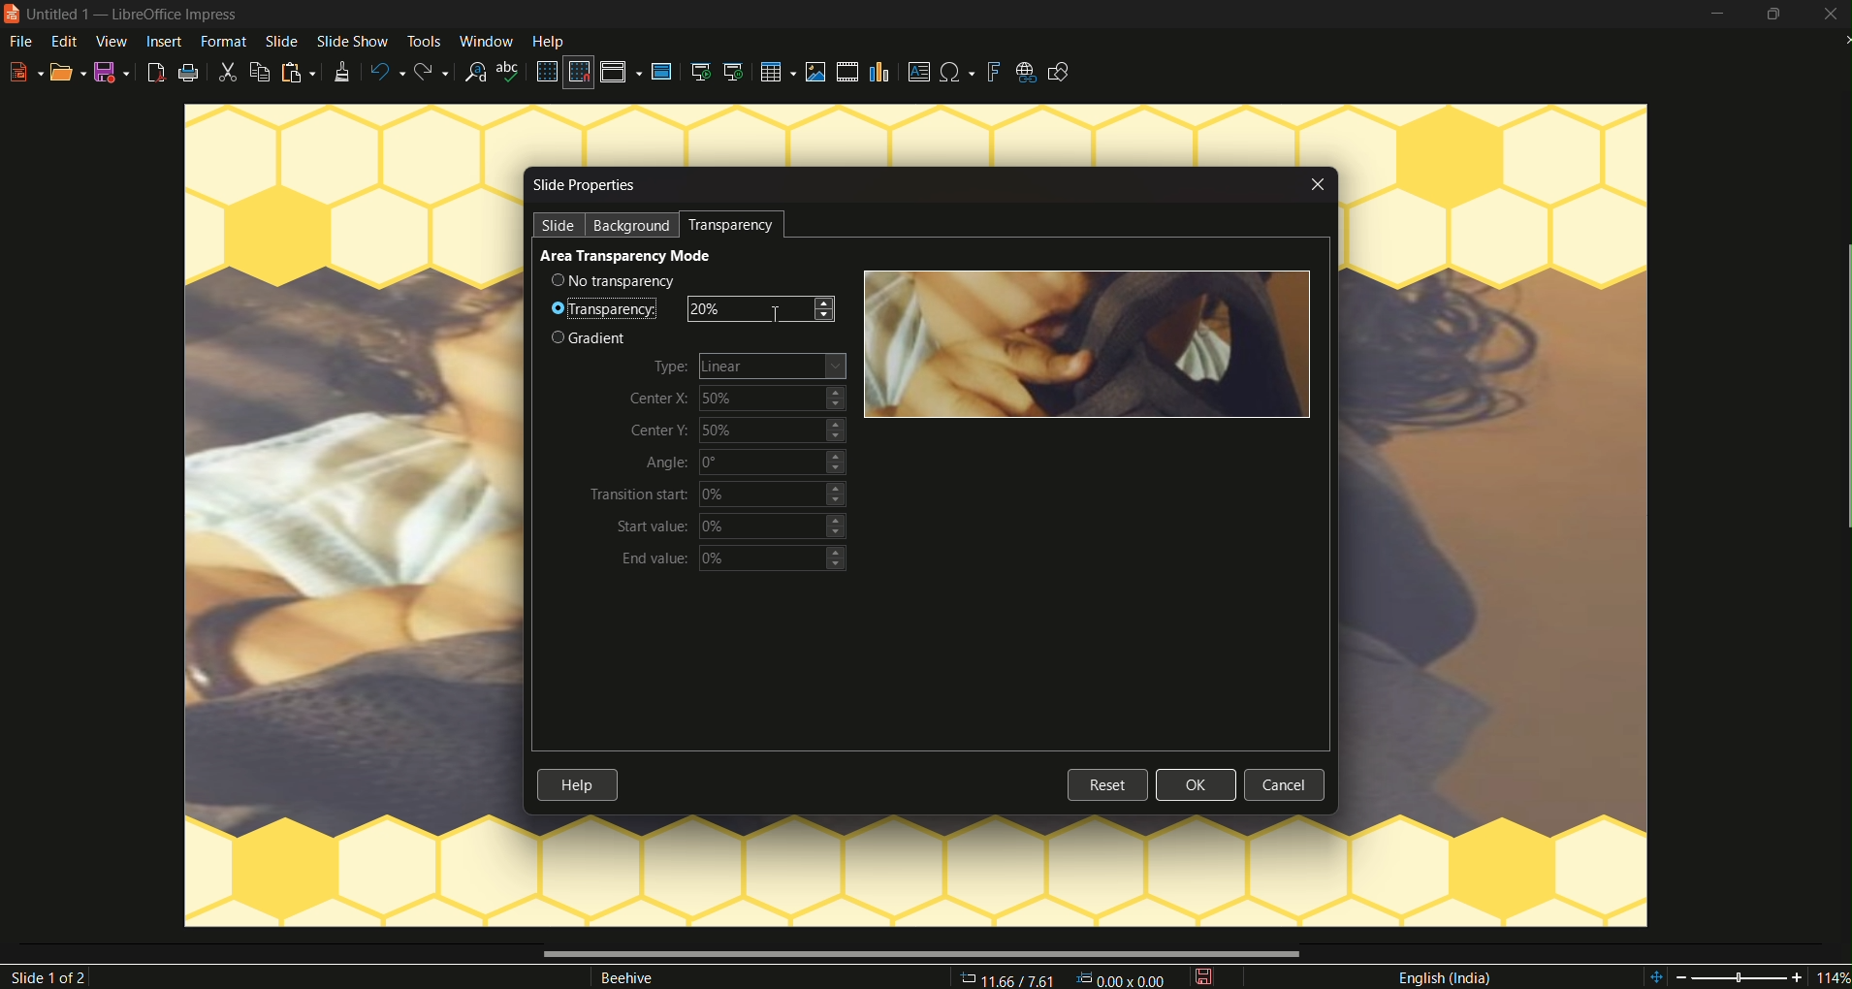 This screenshot has height=989, width=1852. What do you see at coordinates (995, 73) in the screenshot?
I see `insert fontwork text` at bounding box center [995, 73].